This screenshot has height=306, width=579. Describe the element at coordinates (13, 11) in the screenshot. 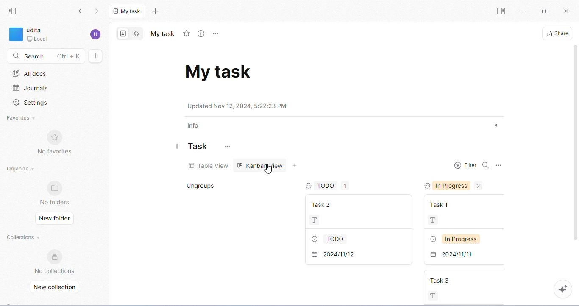

I see `collapse side bar` at that location.